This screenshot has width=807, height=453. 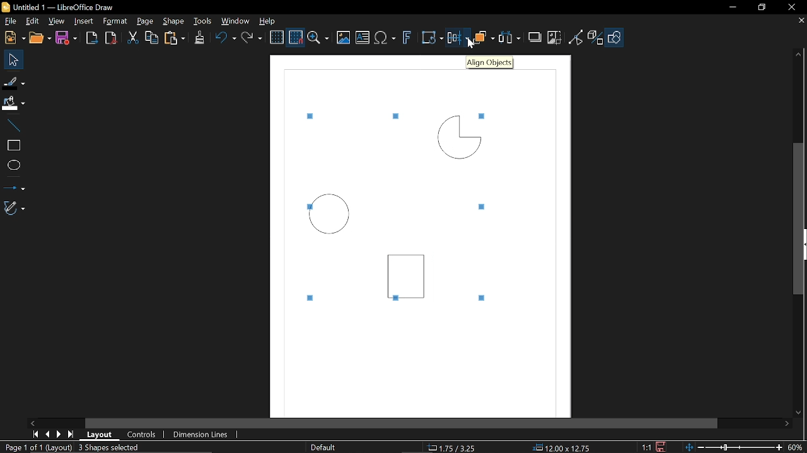 What do you see at coordinates (484, 115) in the screenshot?
I see `Tiny squares sound selected objects` at bounding box center [484, 115].